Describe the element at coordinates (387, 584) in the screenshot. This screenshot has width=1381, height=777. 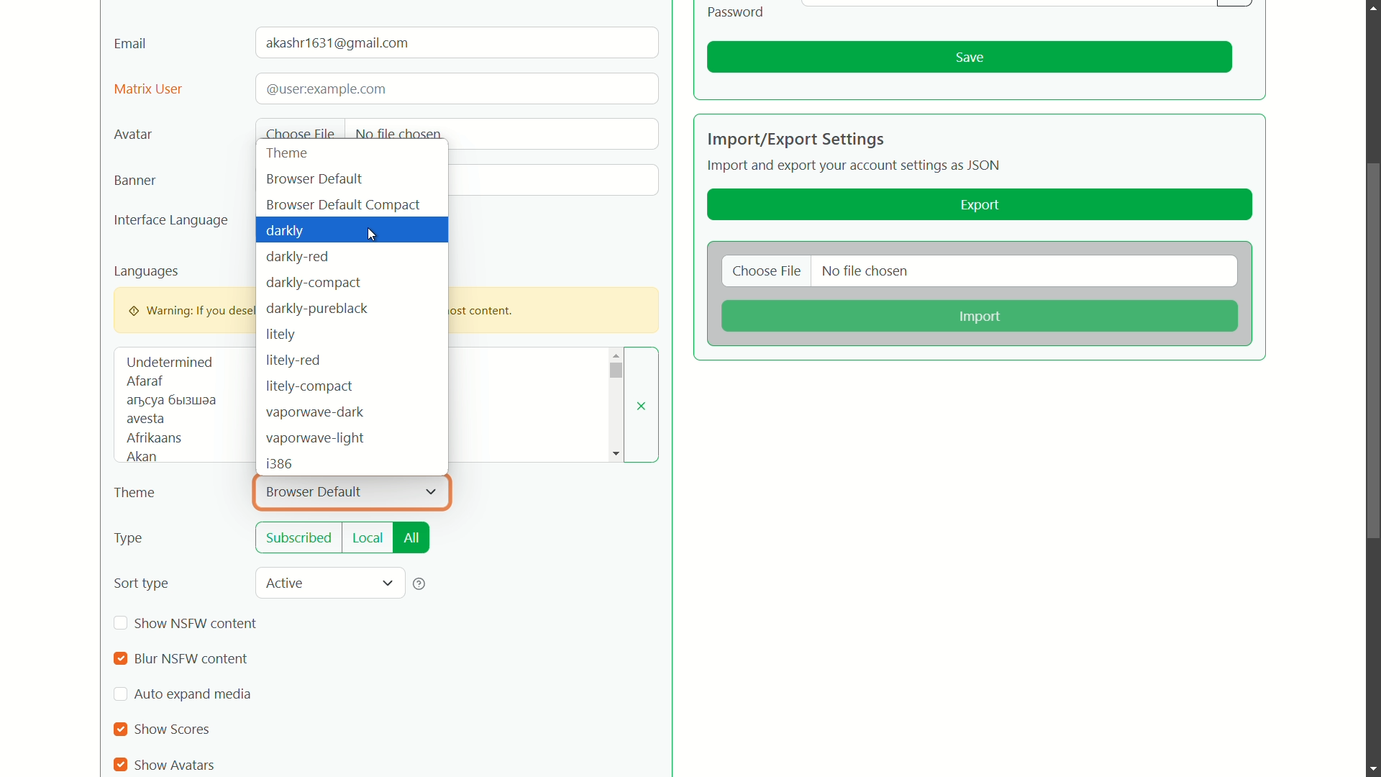
I see `dropdown` at that location.